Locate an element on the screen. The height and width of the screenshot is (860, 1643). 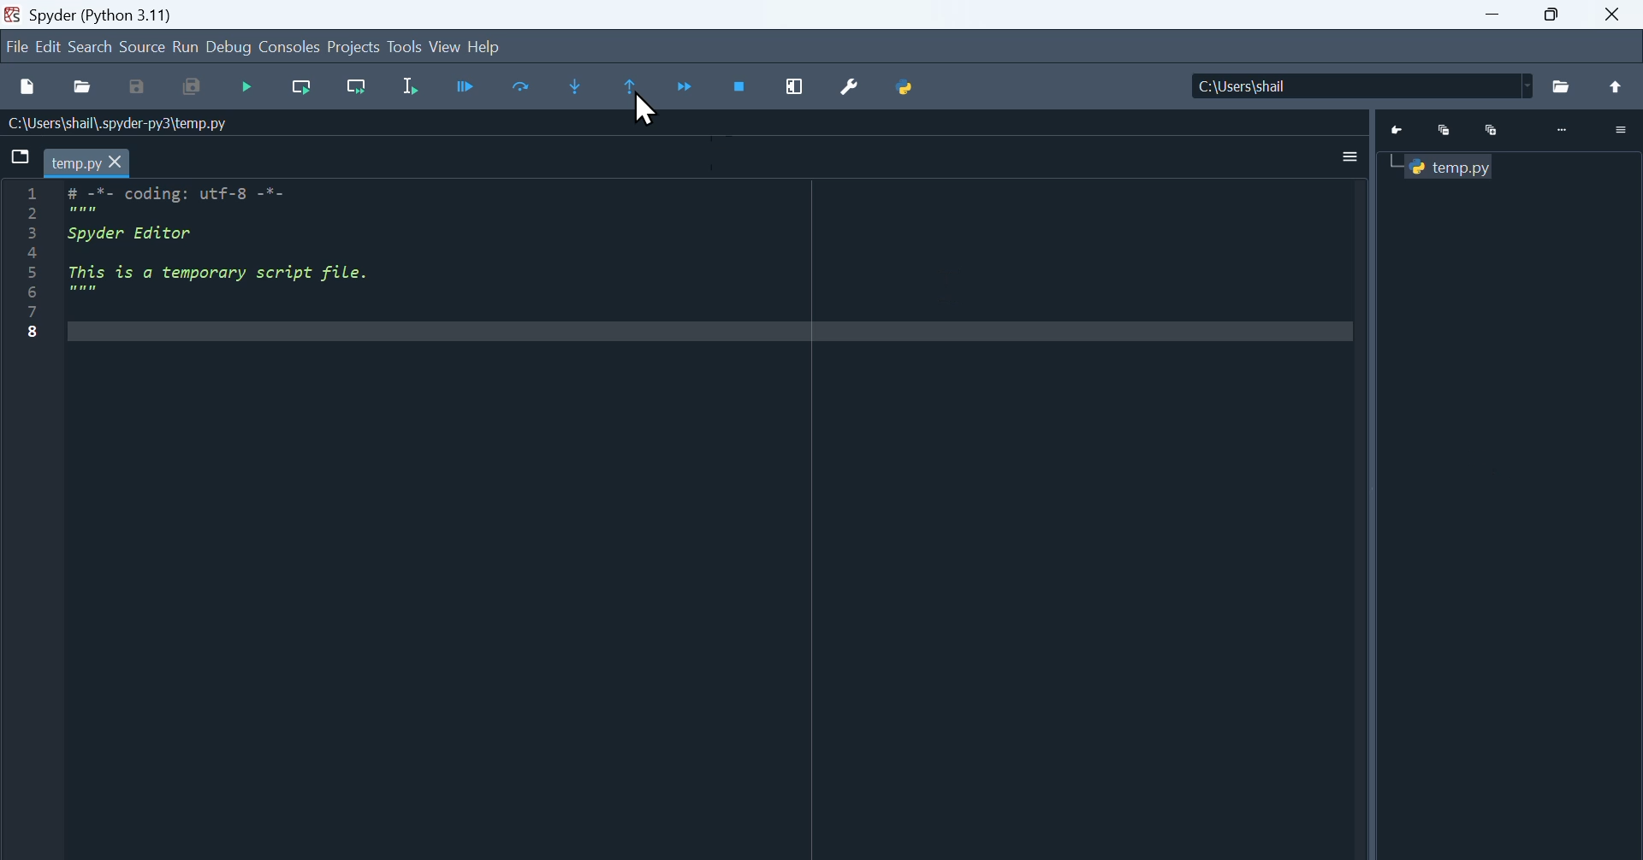
Line Number is located at coordinates (34, 262).